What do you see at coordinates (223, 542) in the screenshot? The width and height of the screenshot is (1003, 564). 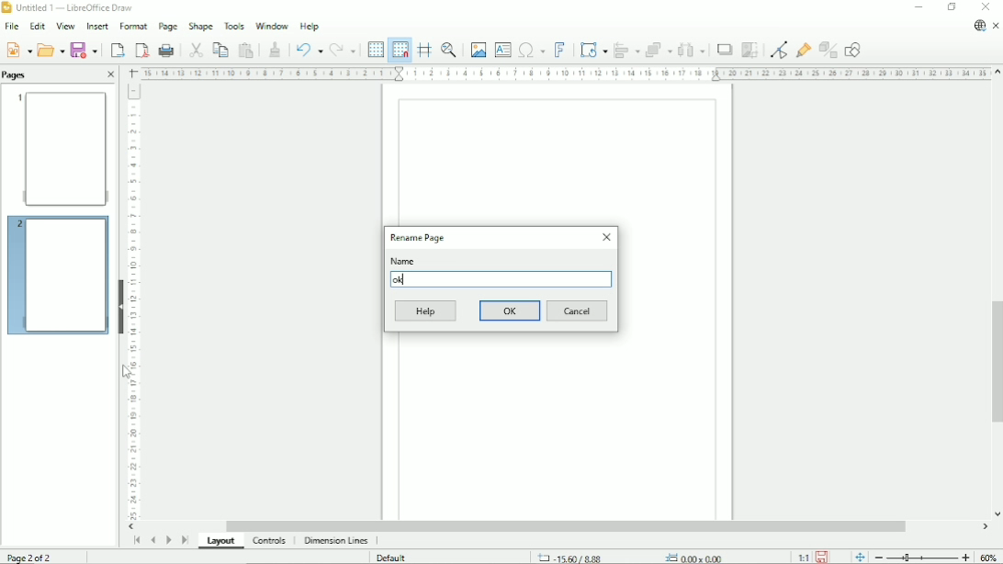 I see `Layout` at bounding box center [223, 542].